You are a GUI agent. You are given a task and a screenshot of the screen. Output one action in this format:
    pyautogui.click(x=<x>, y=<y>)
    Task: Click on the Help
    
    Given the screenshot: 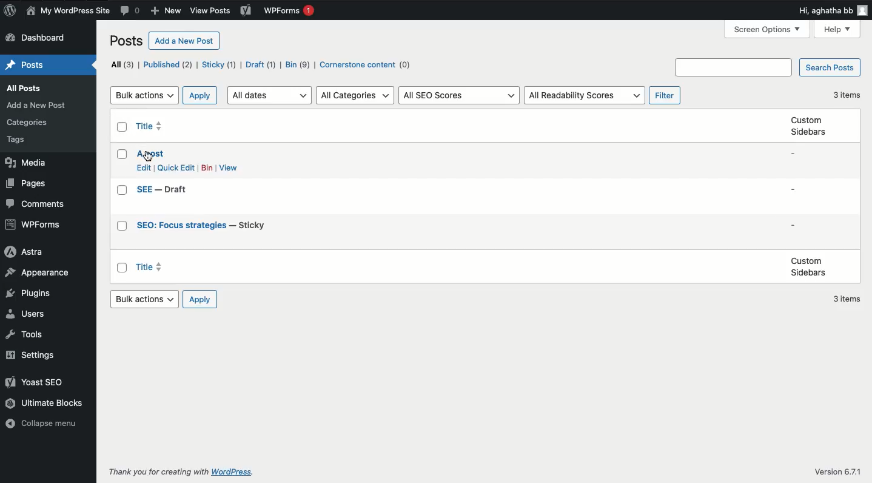 What is the action you would take?
    pyautogui.click(x=837, y=29)
    